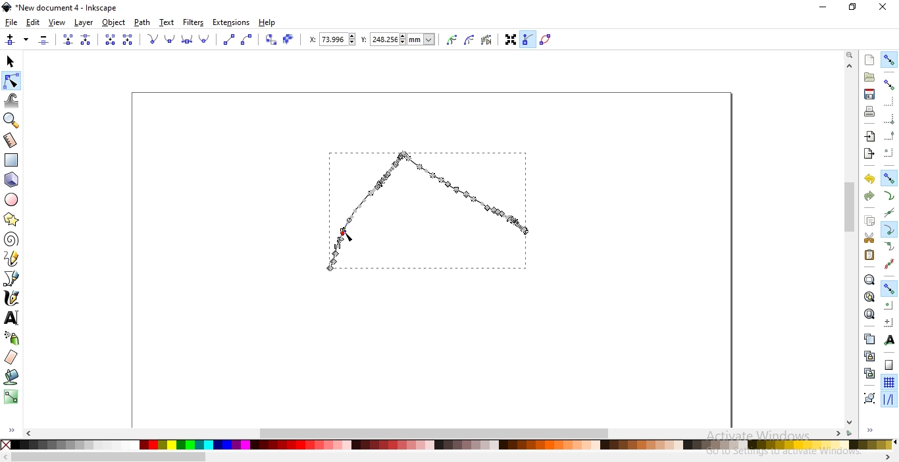  I want to click on snap midpointsof bounding boxes edges, so click(889, 136).